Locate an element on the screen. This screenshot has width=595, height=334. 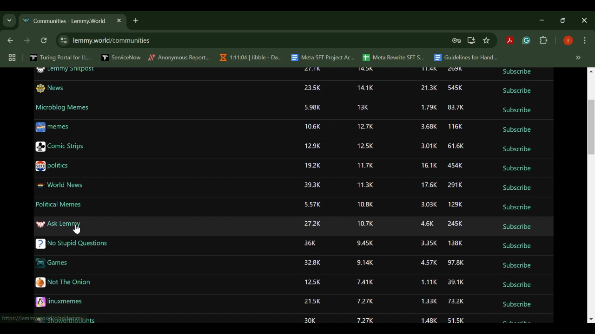
Tab Groups is located at coordinates (11, 58).